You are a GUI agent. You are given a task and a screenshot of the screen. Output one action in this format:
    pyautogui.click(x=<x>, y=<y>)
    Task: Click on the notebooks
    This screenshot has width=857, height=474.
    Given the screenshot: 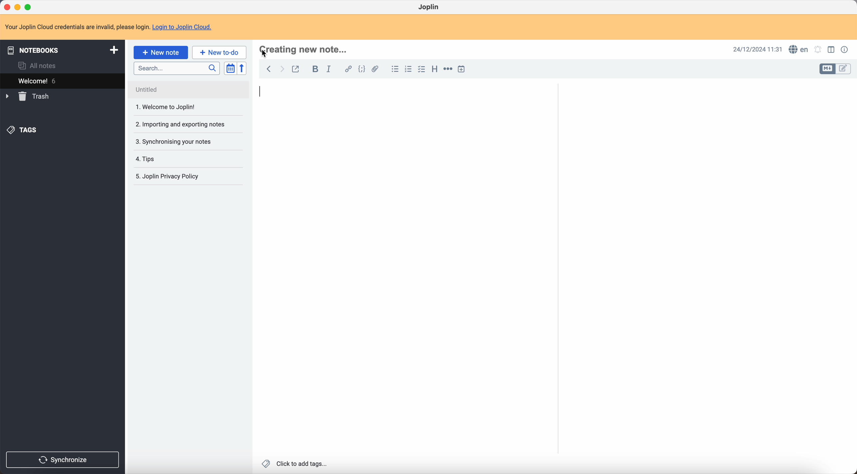 What is the action you would take?
    pyautogui.click(x=61, y=50)
    